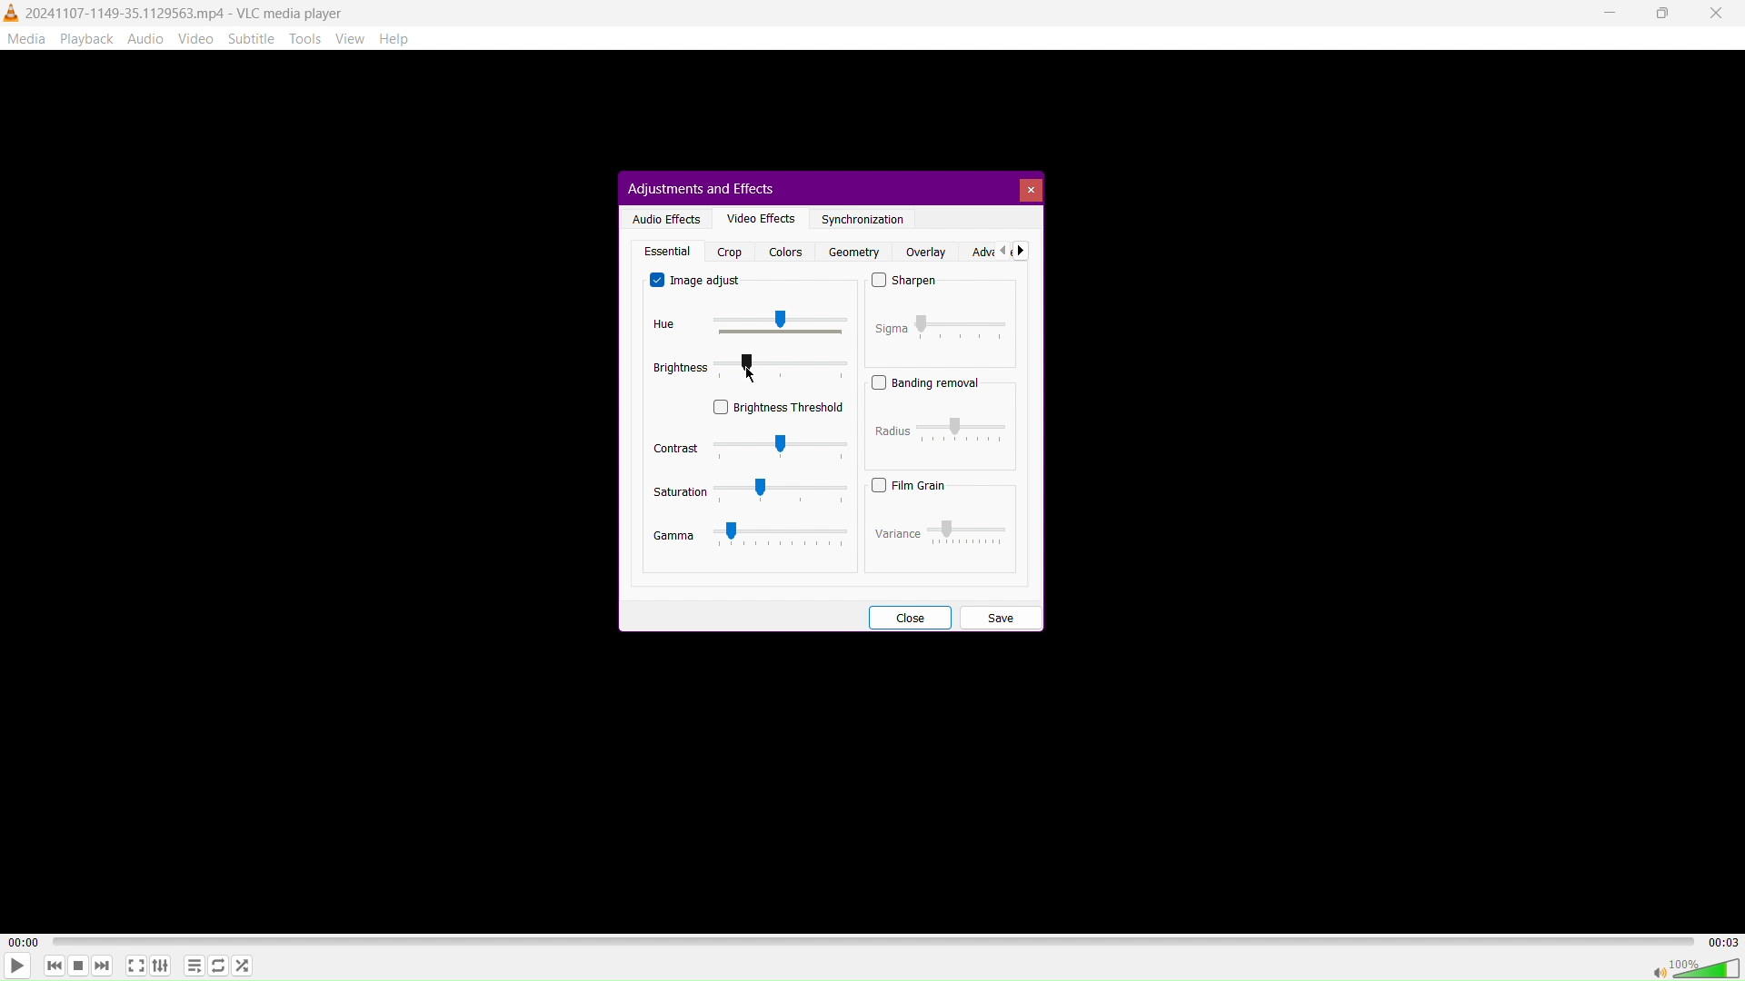  I want to click on Minimize, so click(1611, 13).